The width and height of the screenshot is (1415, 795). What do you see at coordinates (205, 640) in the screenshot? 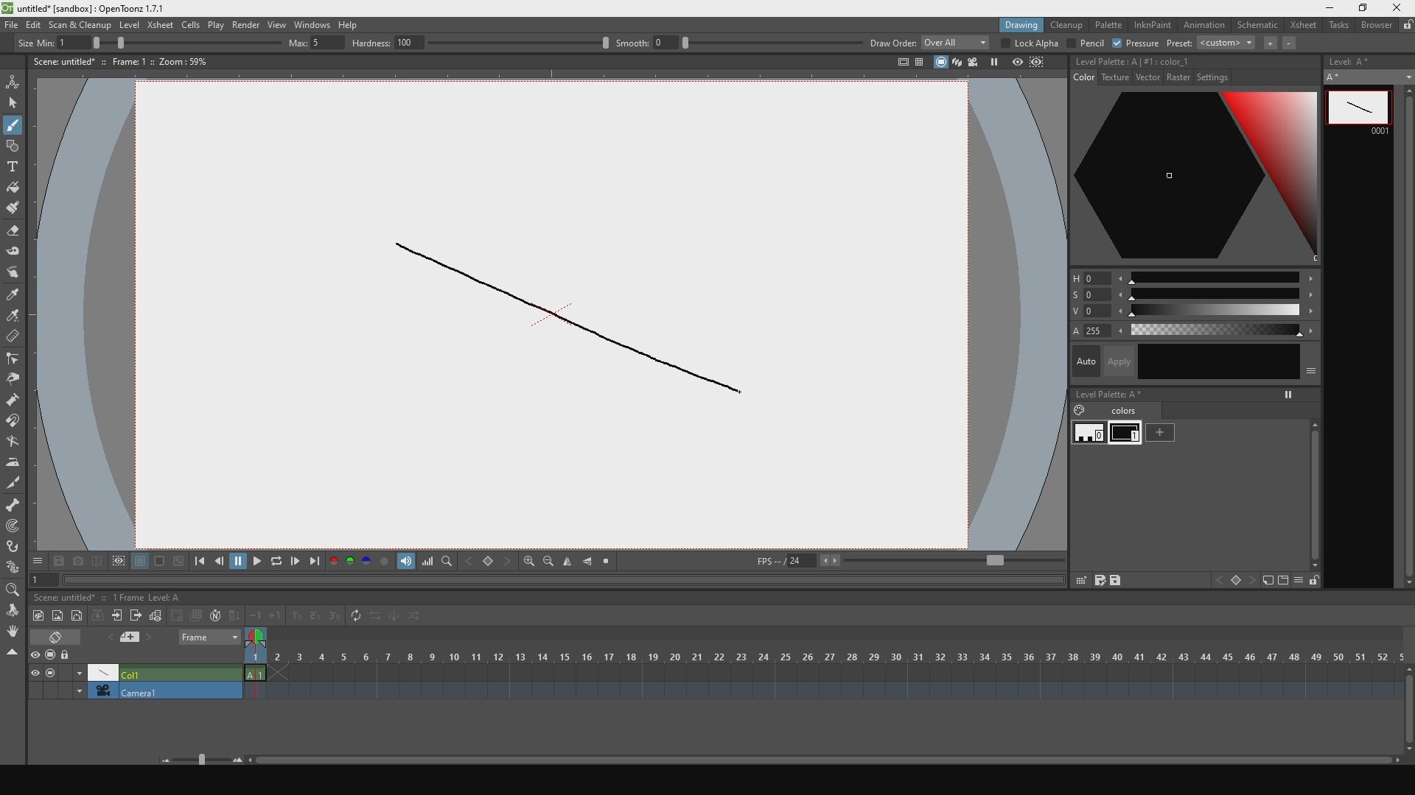
I see `frame` at bounding box center [205, 640].